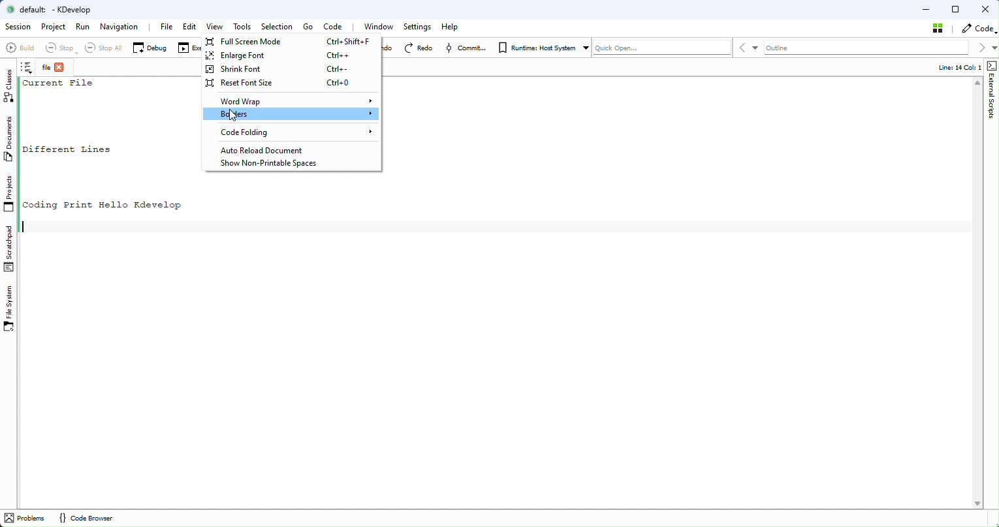  What do you see at coordinates (189, 27) in the screenshot?
I see `Edit` at bounding box center [189, 27].